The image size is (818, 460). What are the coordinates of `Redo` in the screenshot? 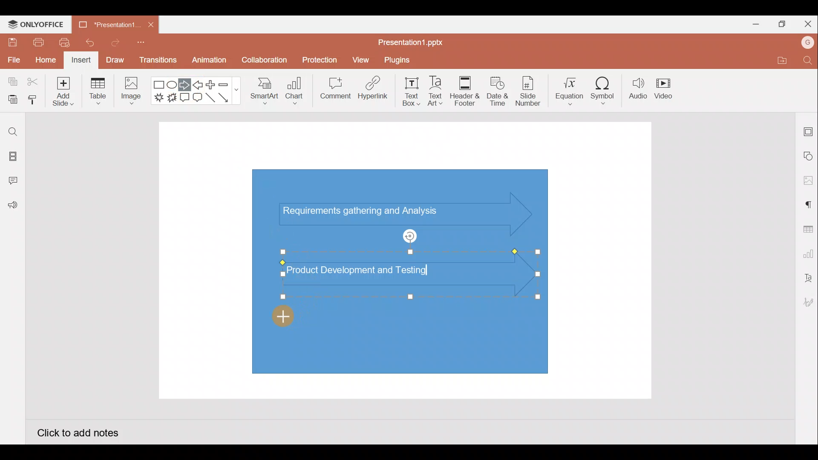 It's located at (112, 42).